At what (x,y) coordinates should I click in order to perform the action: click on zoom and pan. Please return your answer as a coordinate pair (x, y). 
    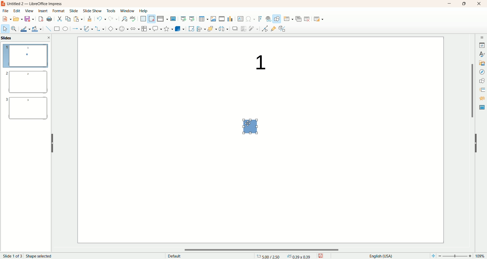
    Looking at the image, I should click on (13, 29).